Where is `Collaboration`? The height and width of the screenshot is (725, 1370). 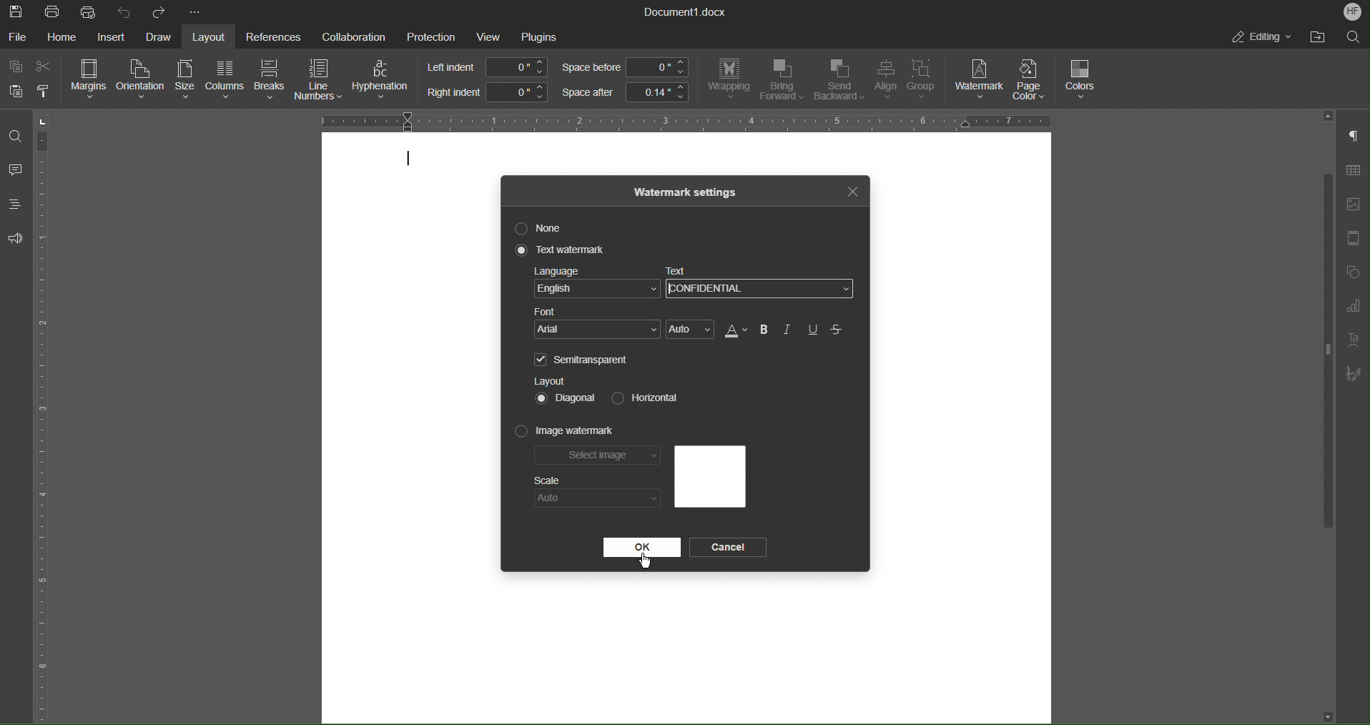 Collaboration is located at coordinates (350, 35).